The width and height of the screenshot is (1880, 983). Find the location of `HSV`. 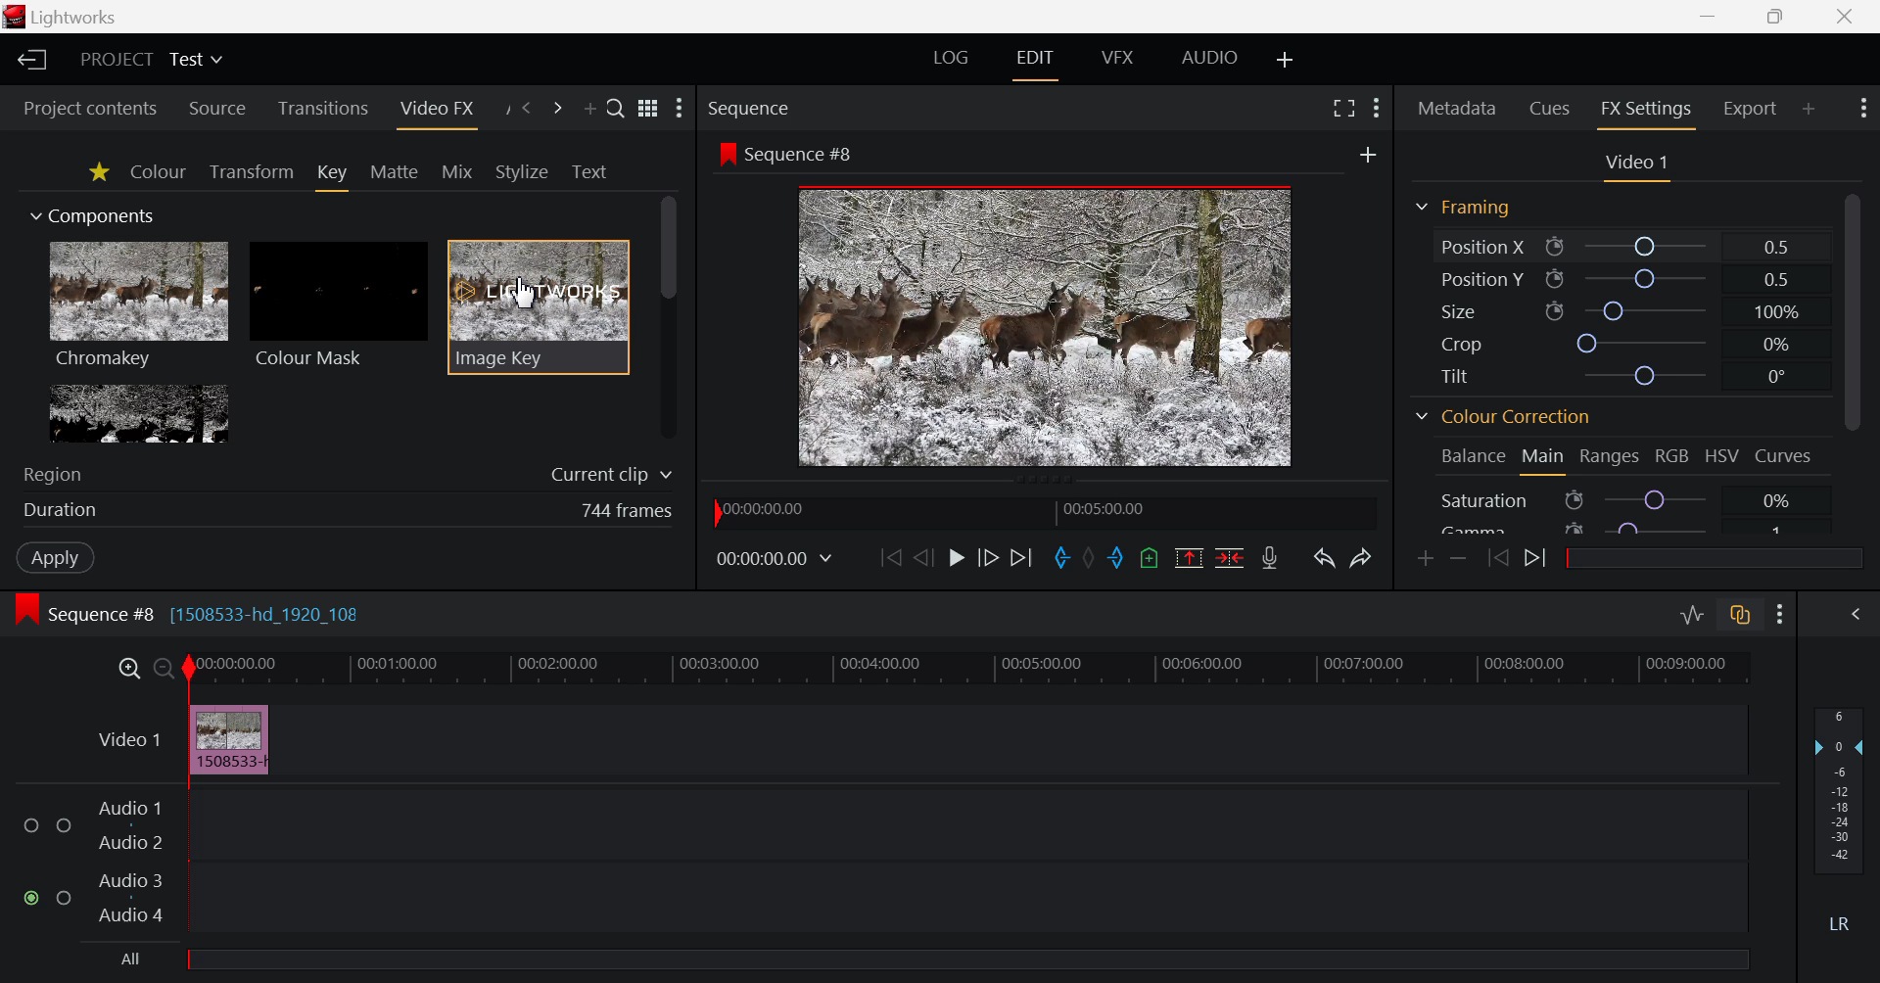

HSV is located at coordinates (1719, 453).